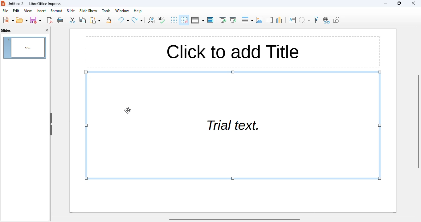 The image size is (421, 222). Describe the element at coordinates (174, 20) in the screenshot. I see `display grid` at that location.